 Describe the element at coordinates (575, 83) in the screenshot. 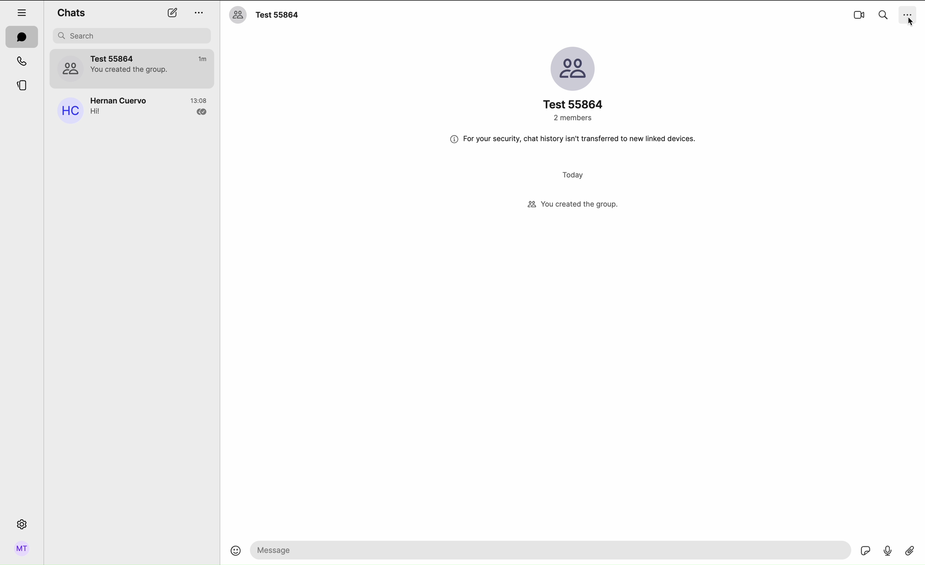

I see `profile group` at that location.